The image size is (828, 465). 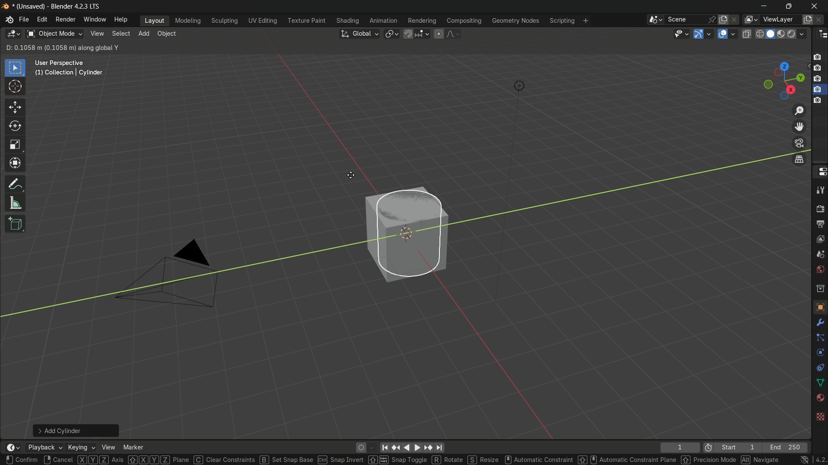 What do you see at coordinates (398, 461) in the screenshot?
I see `snap toggle` at bounding box center [398, 461].